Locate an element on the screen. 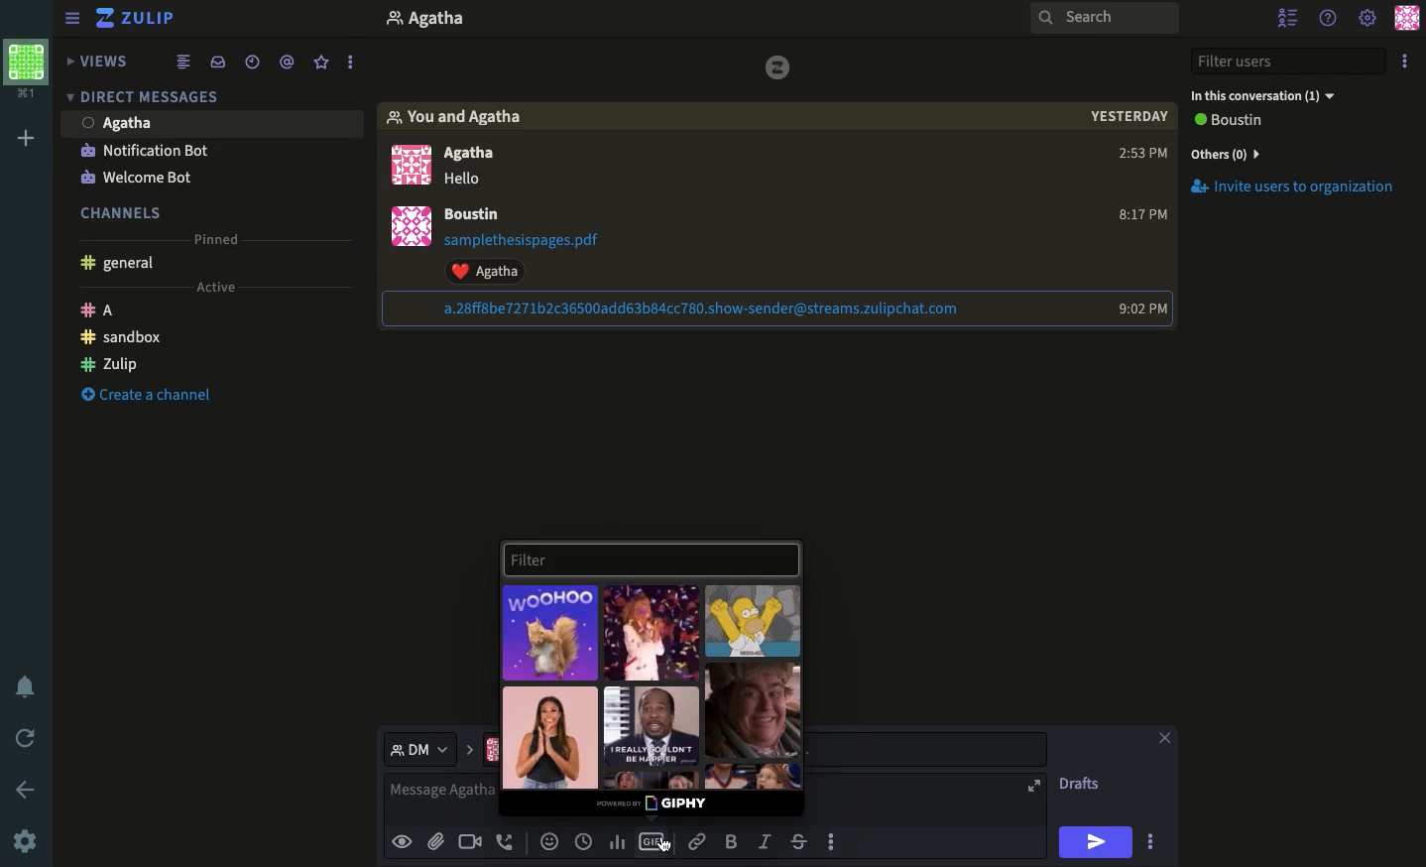  Notification settings is located at coordinates (22, 685).